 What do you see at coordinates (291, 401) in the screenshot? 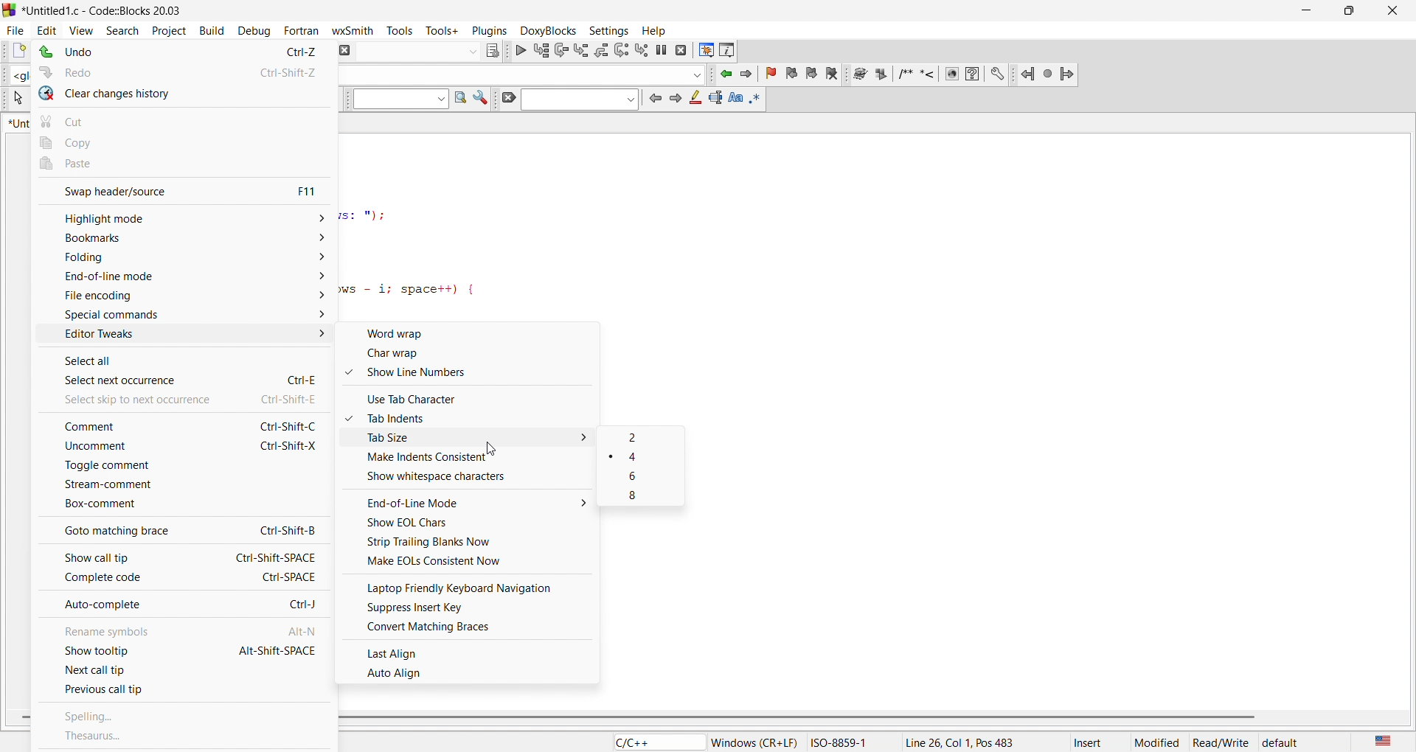
I see `Ctrl-Shift-e` at bounding box center [291, 401].